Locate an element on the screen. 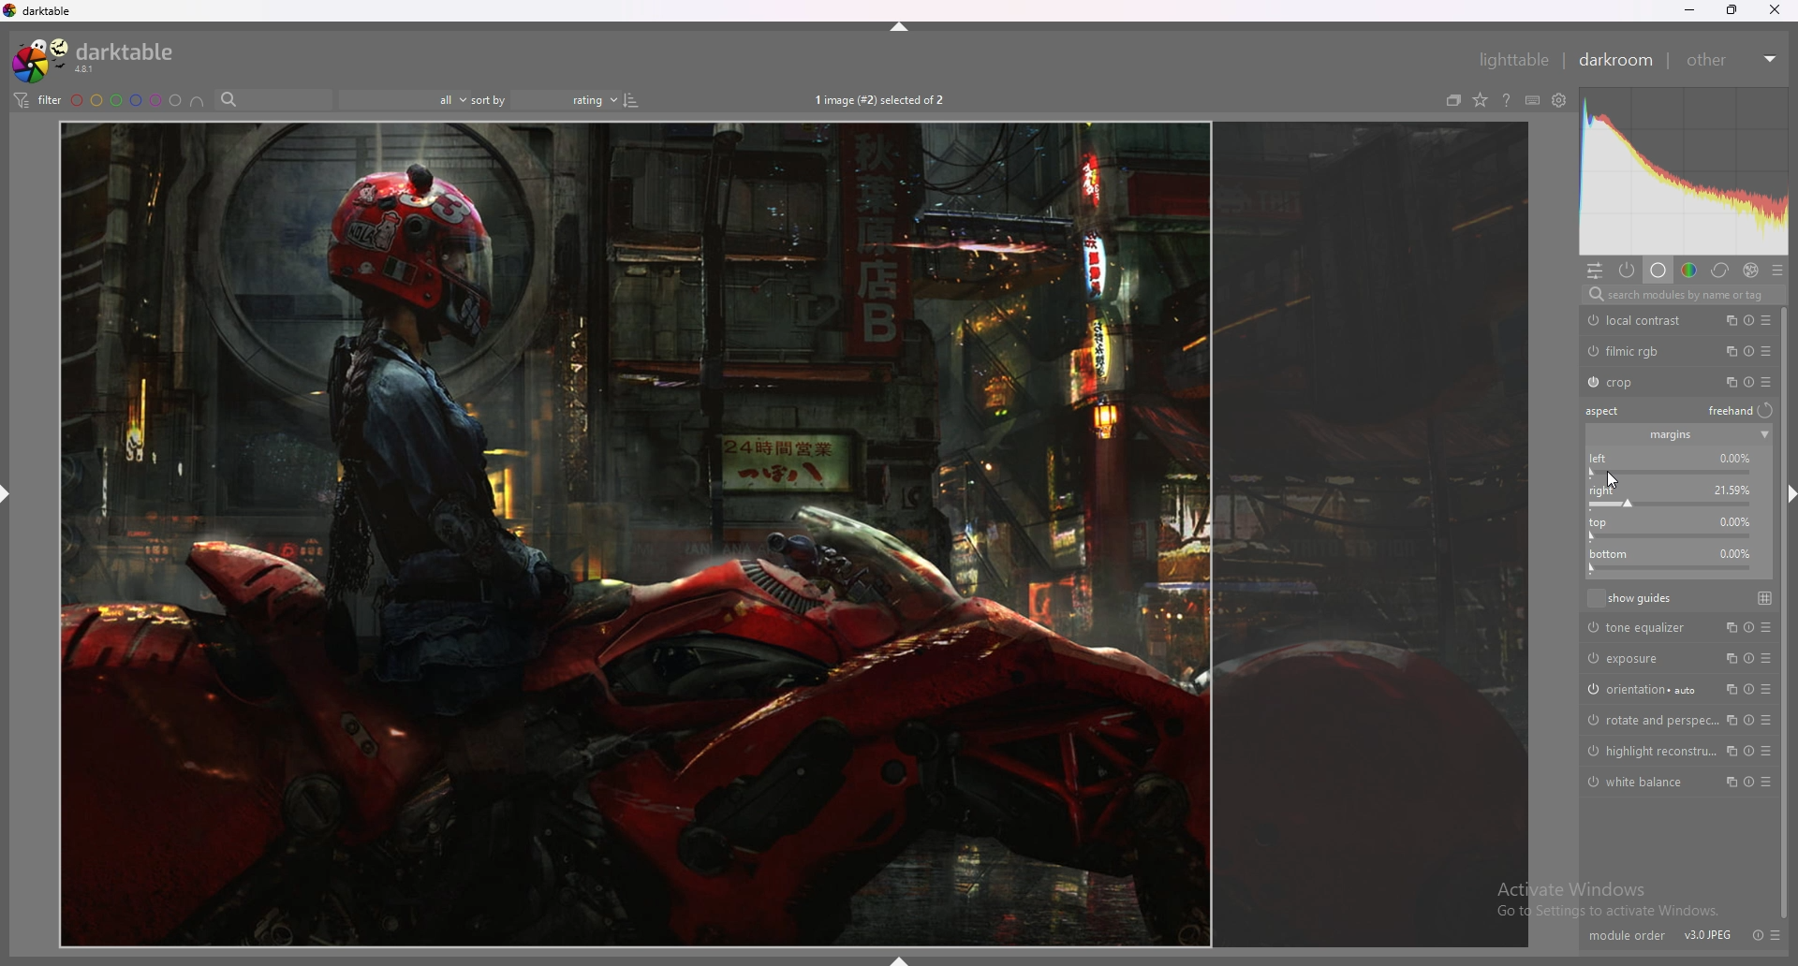  hide is located at coordinates (7, 495).